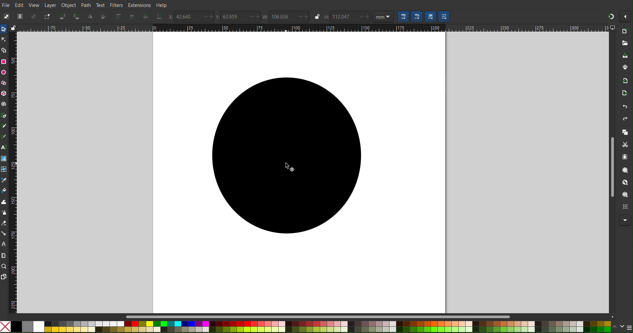 This screenshot has height=333, width=633. Describe the element at coordinates (90, 16) in the screenshot. I see `Mirror Vertically` at that location.